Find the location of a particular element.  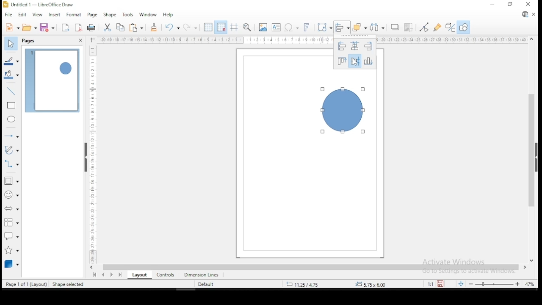

scroll bar is located at coordinates (532, 149).